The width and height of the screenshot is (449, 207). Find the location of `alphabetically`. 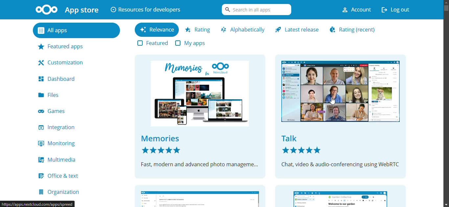

alphabetically is located at coordinates (244, 29).